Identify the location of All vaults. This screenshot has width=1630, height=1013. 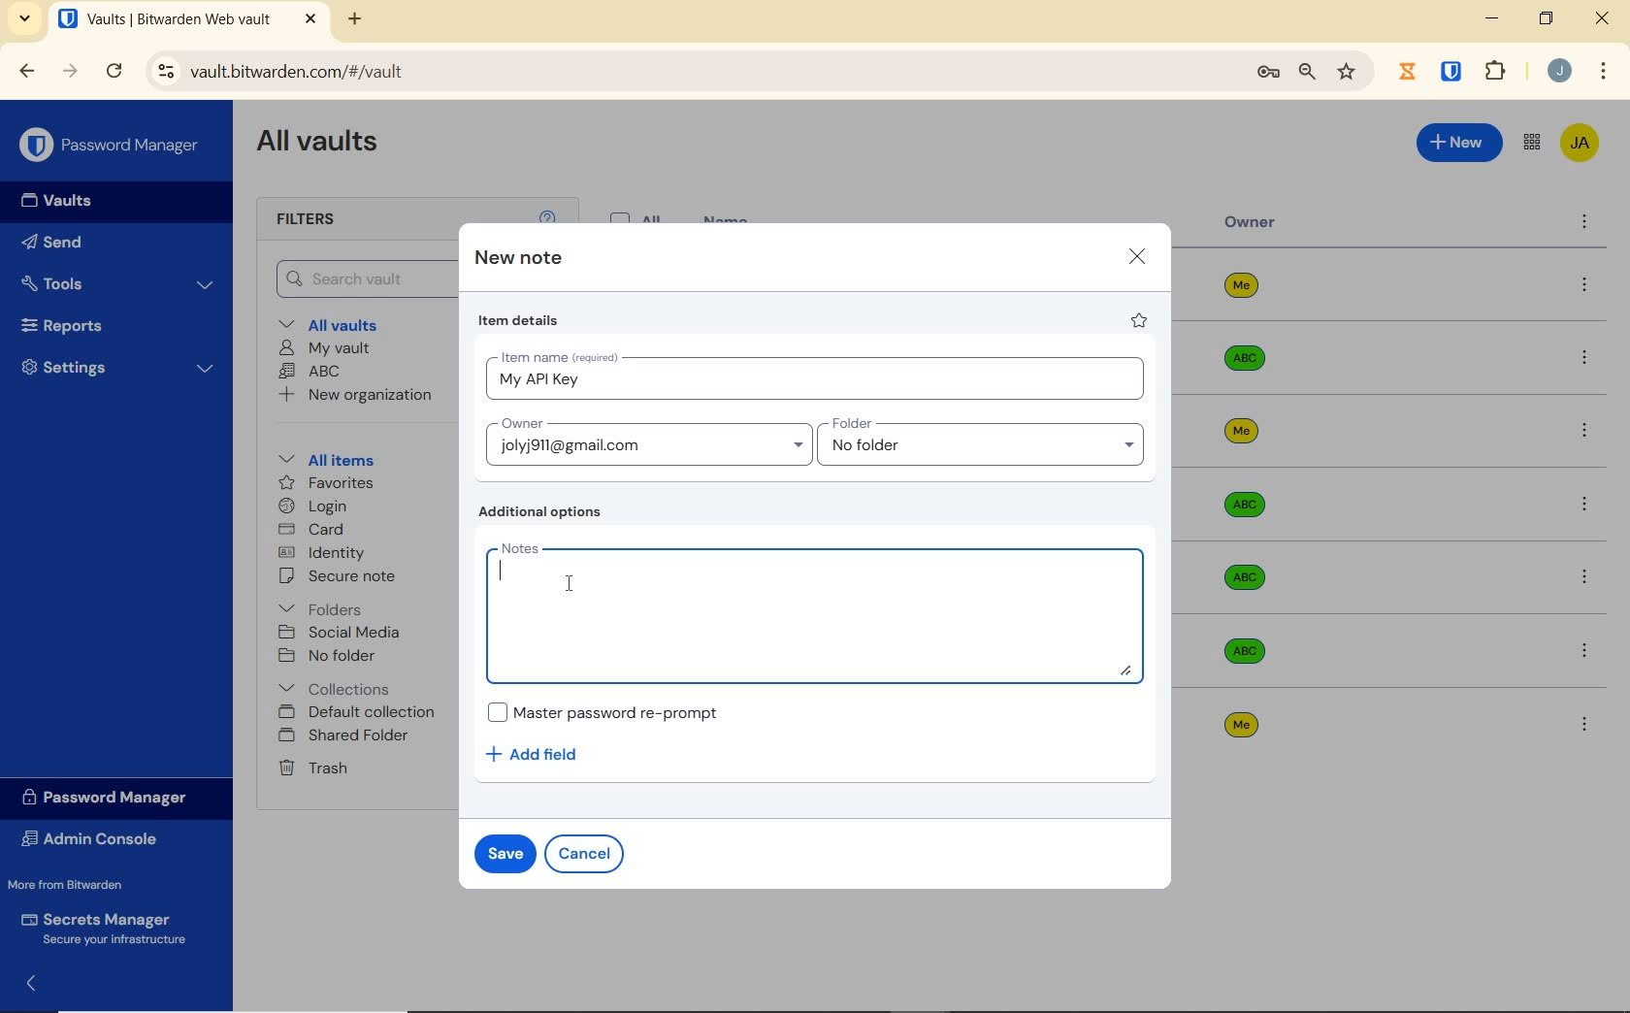
(346, 326).